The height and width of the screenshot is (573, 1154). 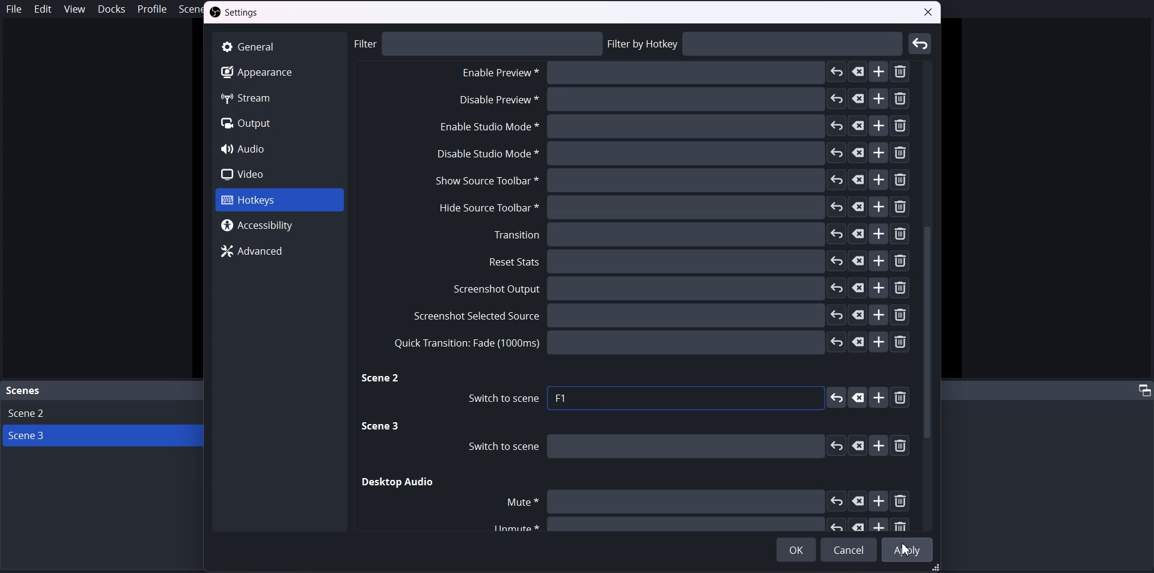 What do you see at coordinates (908, 550) in the screenshot?
I see `Cursor on Apply` at bounding box center [908, 550].